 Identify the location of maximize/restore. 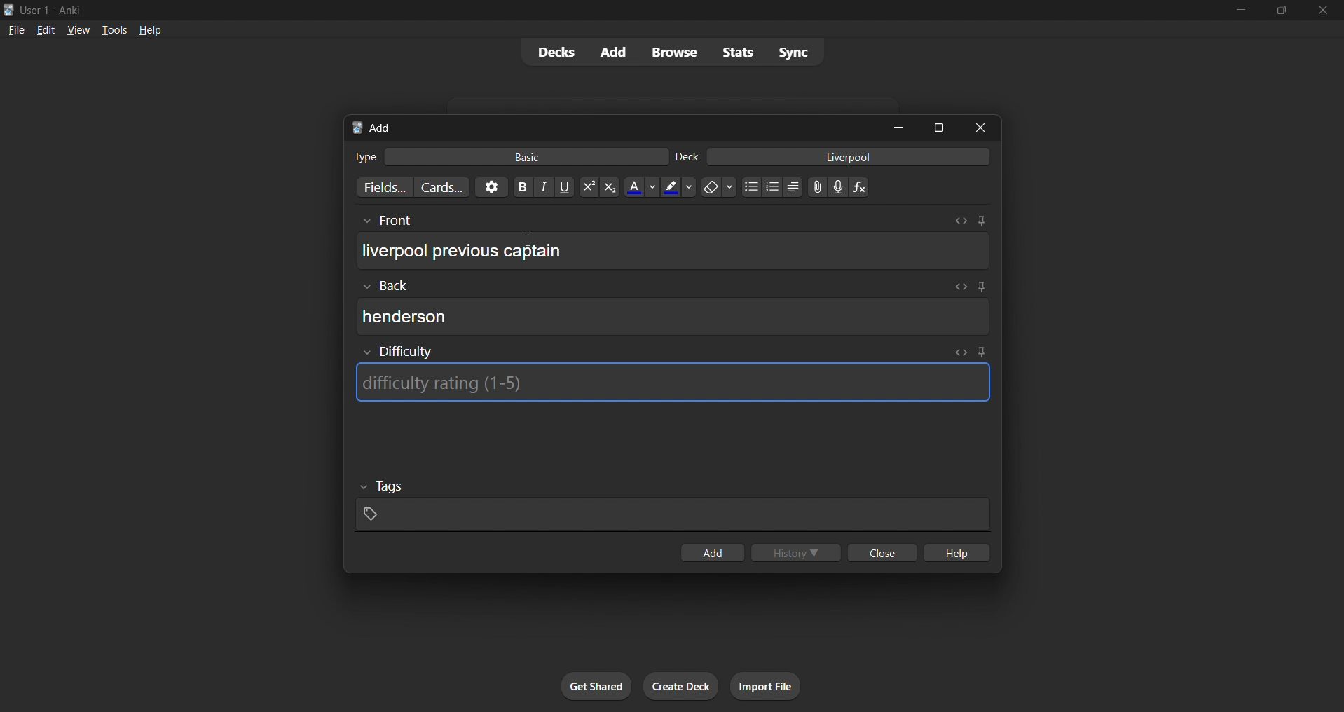
(1282, 11).